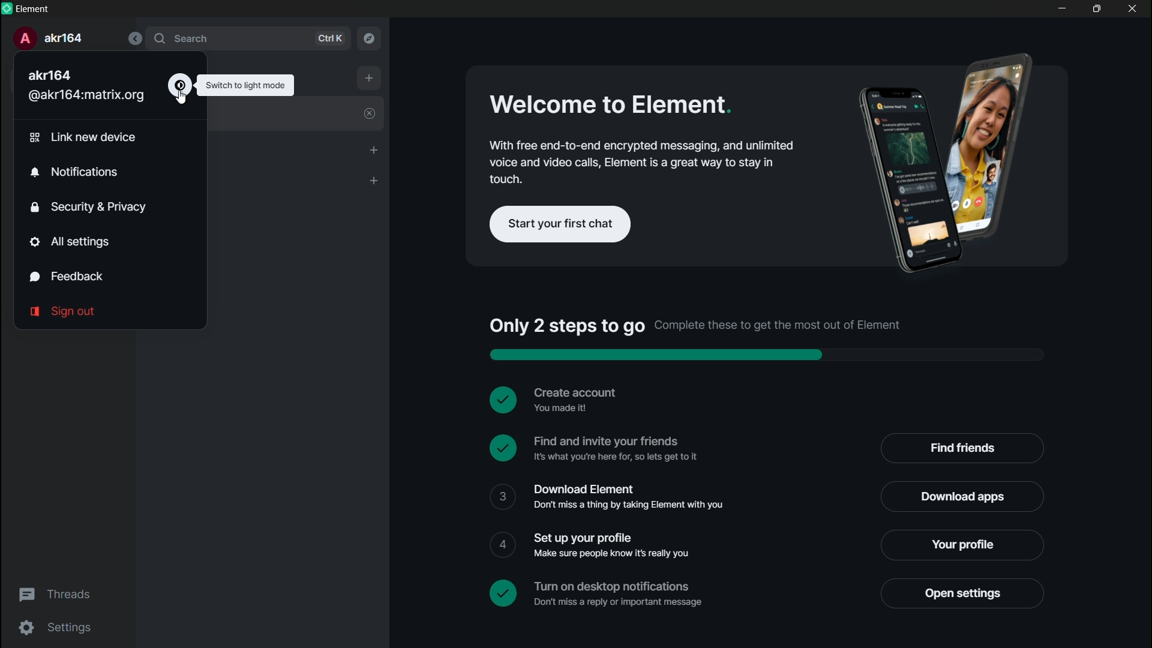 The height and width of the screenshot is (648, 1152). What do you see at coordinates (370, 78) in the screenshot?
I see `add` at bounding box center [370, 78].